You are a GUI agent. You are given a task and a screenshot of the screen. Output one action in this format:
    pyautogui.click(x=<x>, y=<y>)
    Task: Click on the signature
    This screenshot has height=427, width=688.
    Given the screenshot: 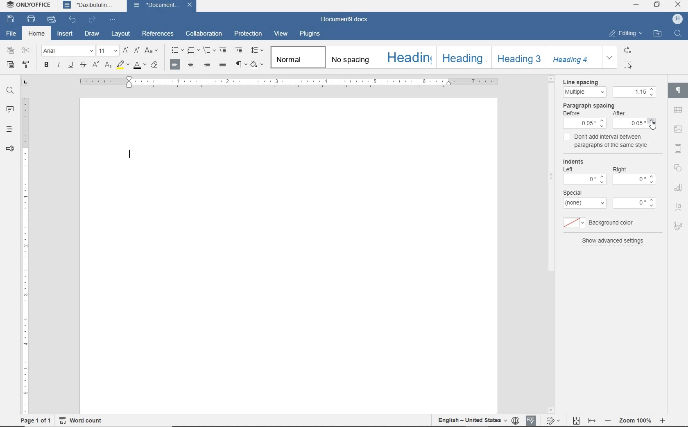 What is the action you would take?
    pyautogui.click(x=678, y=227)
    